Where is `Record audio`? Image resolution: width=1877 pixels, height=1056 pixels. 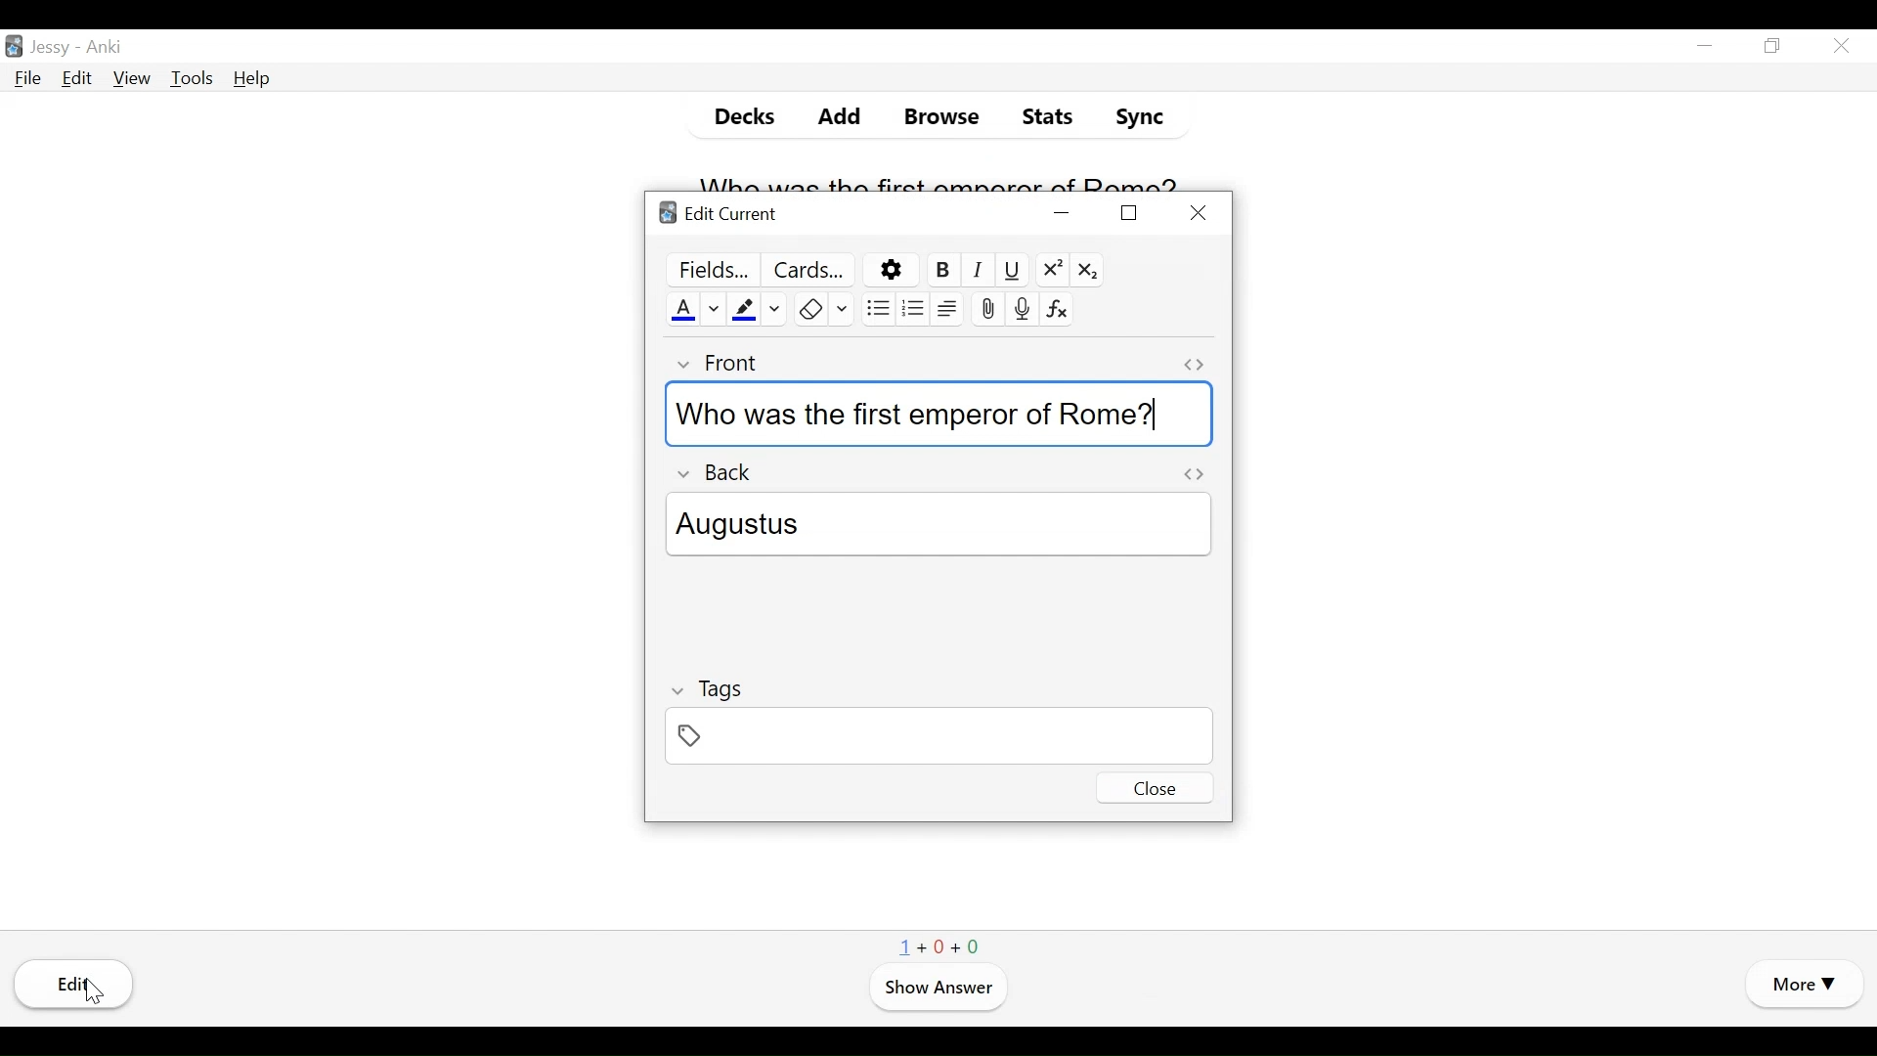
Record audio is located at coordinates (1020, 309).